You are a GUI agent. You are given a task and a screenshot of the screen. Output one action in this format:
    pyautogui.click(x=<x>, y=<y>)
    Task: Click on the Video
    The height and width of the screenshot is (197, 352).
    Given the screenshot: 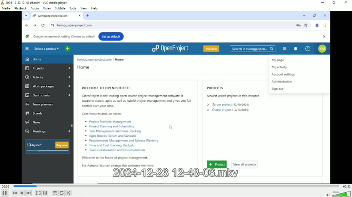 What is the action you would take?
    pyautogui.click(x=47, y=8)
    